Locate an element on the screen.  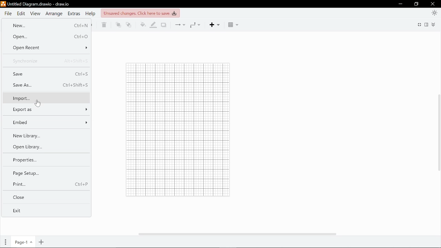
print is located at coordinates (45, 184).